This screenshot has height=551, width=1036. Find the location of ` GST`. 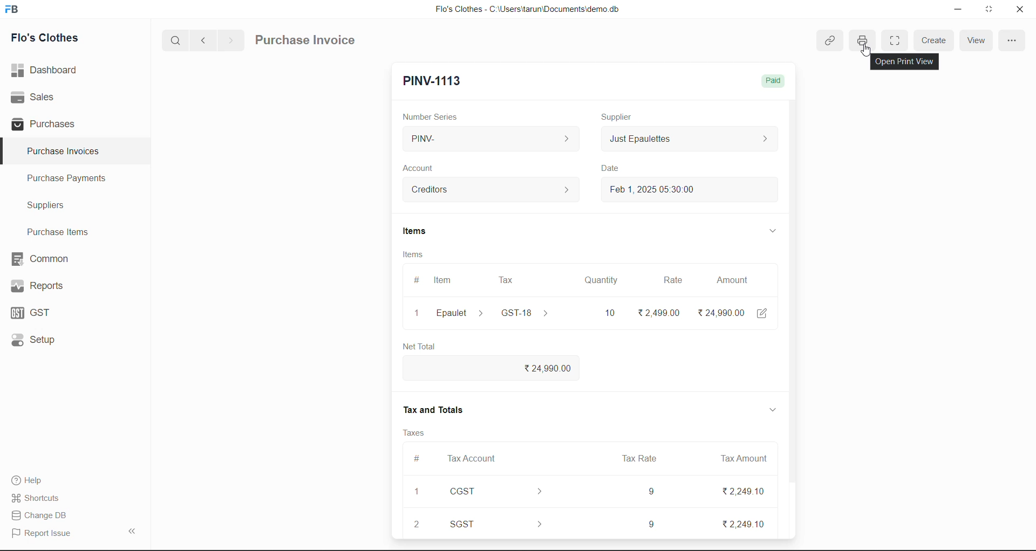

 GST is located at coordinates (44, 313).